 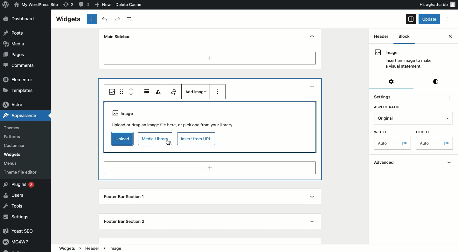 I want to click on Show, so click(x=311, y=197).